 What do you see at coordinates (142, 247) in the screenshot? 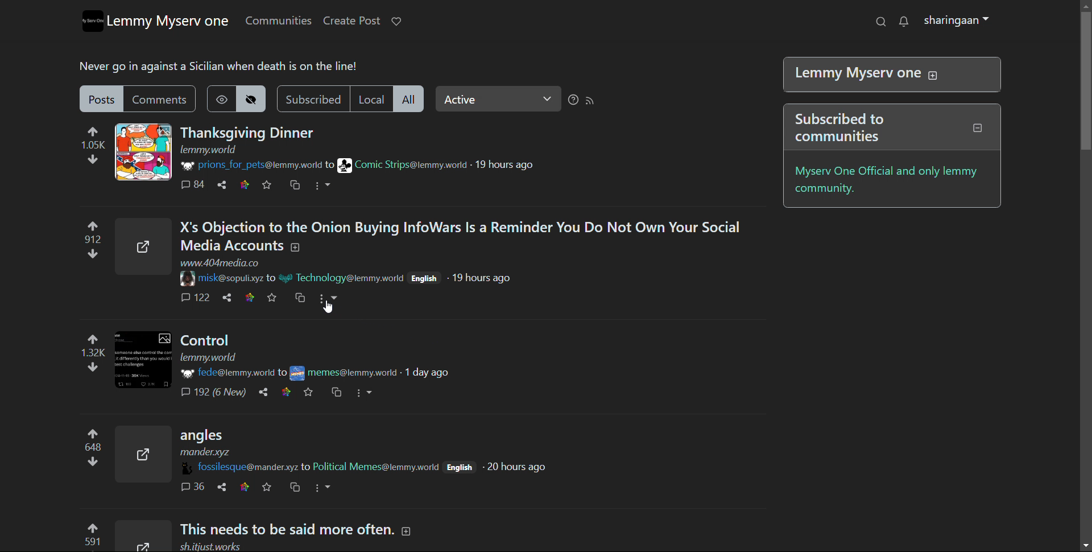
I see `Expand here with the image` at bounding box center [142, 247].